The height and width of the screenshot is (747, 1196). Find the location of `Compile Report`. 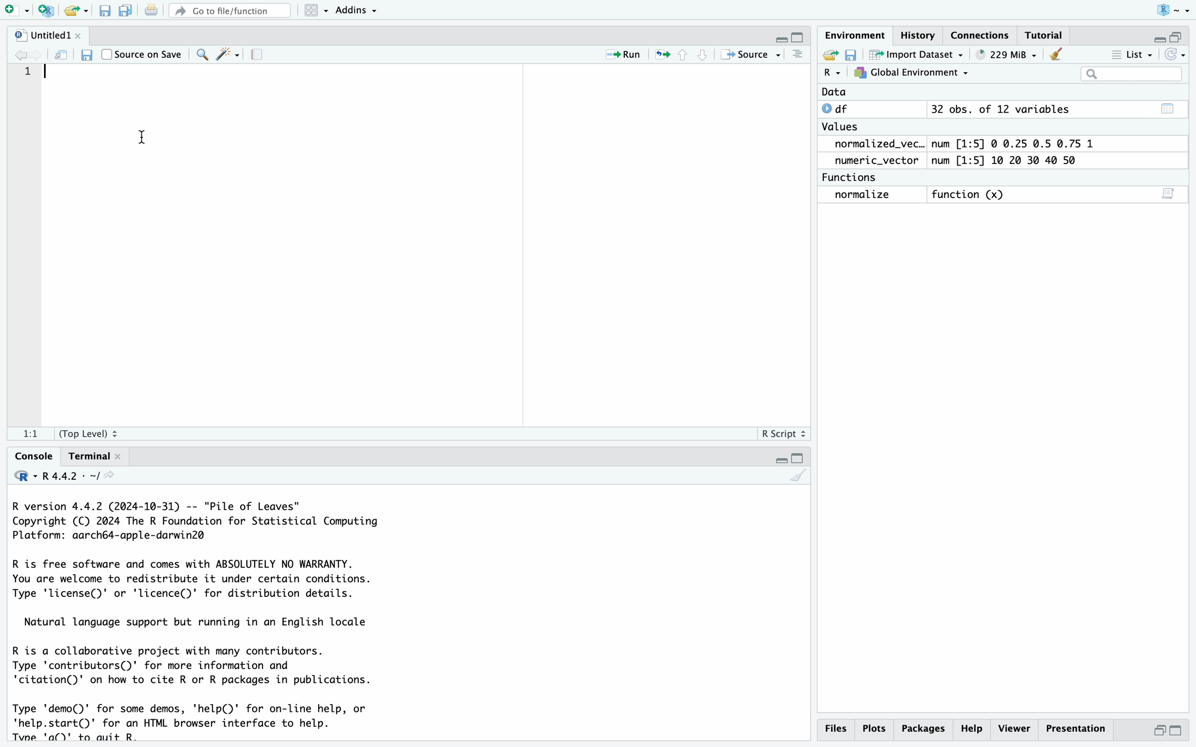

Compile Report is located at coordinates (260, 55).